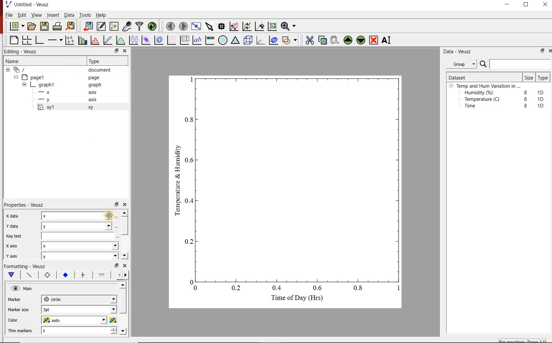  What do you see at coordinates (95, 93) in the screenshot?
I see `axis` at bounding box center [95, 93].